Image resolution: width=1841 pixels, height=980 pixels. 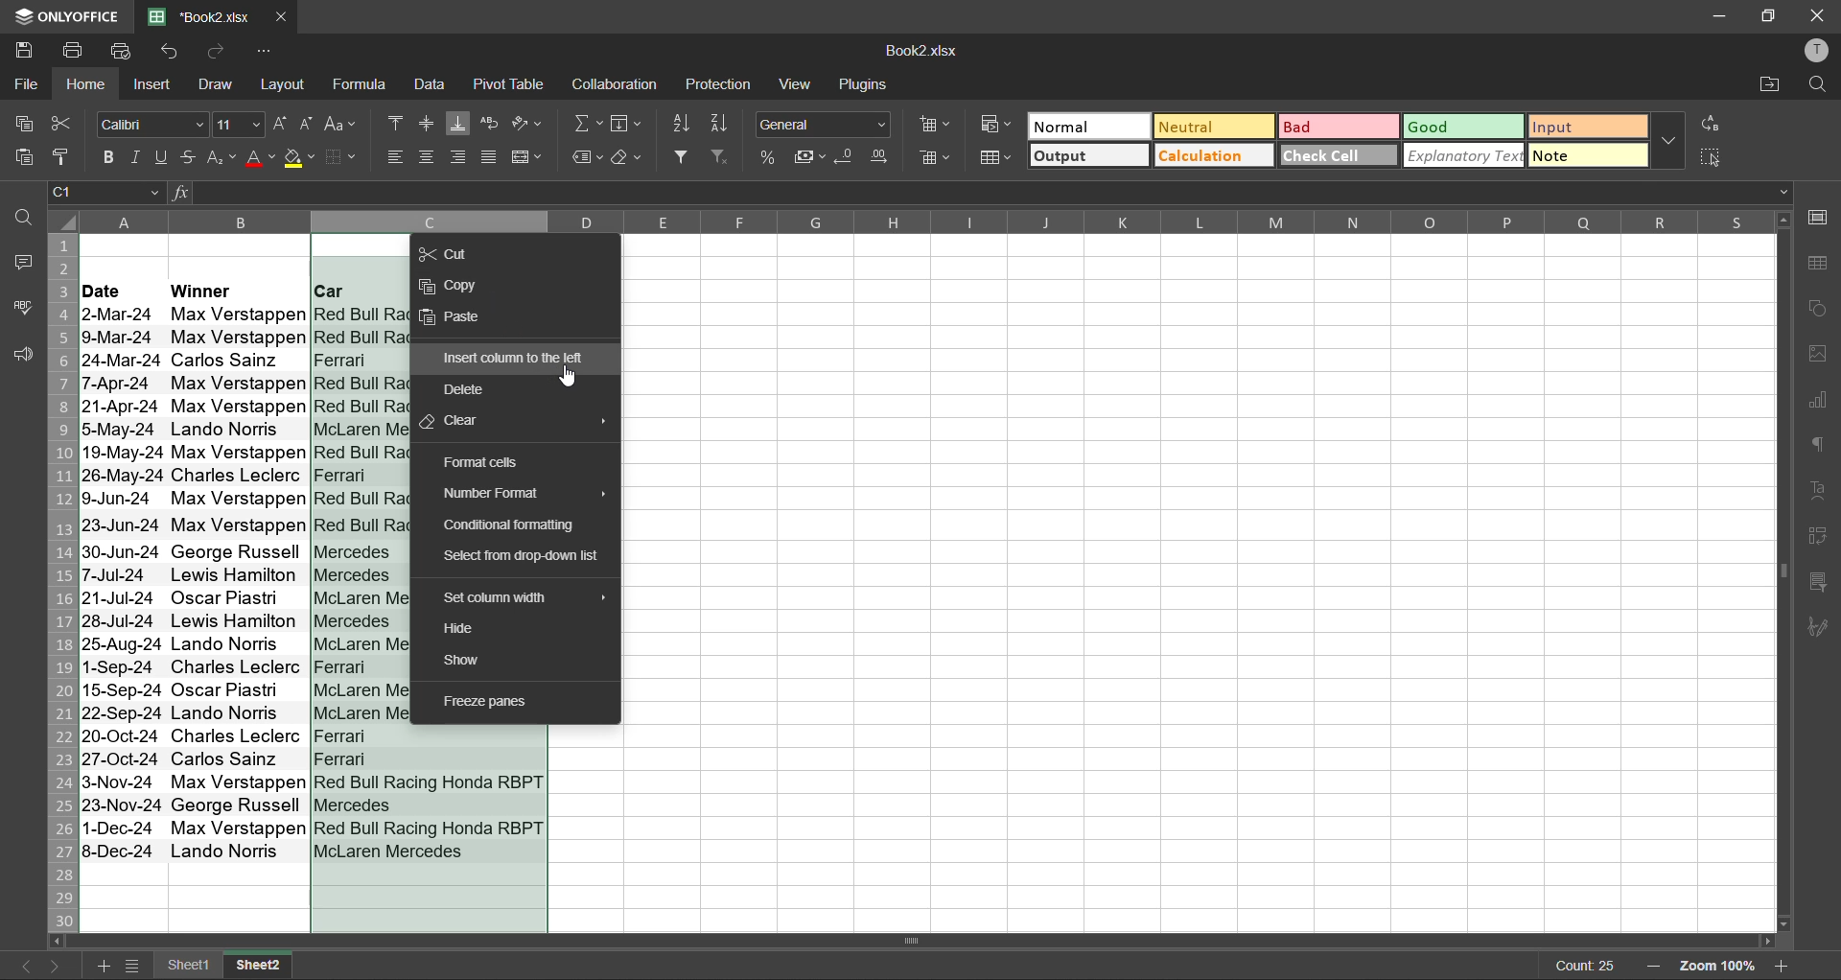 What do you see at coordinates (531, 157) in the screenshot?
I see `merge and center` at bounding box center [531, 157].